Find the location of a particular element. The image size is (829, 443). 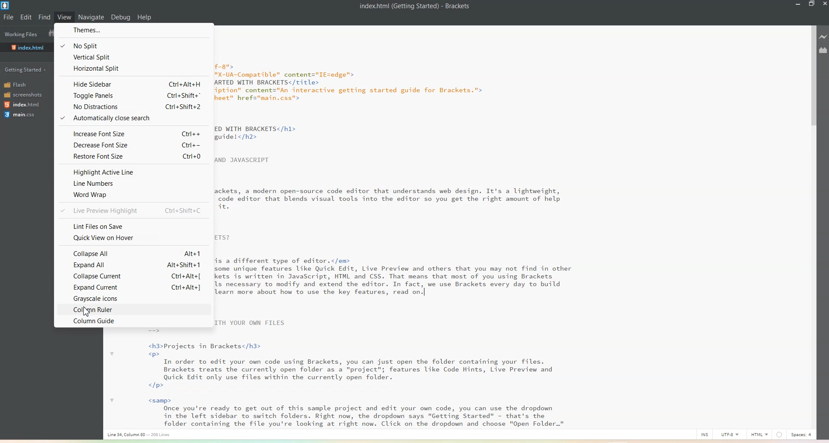

Show in the file tree is located at coordinates (49, 32).